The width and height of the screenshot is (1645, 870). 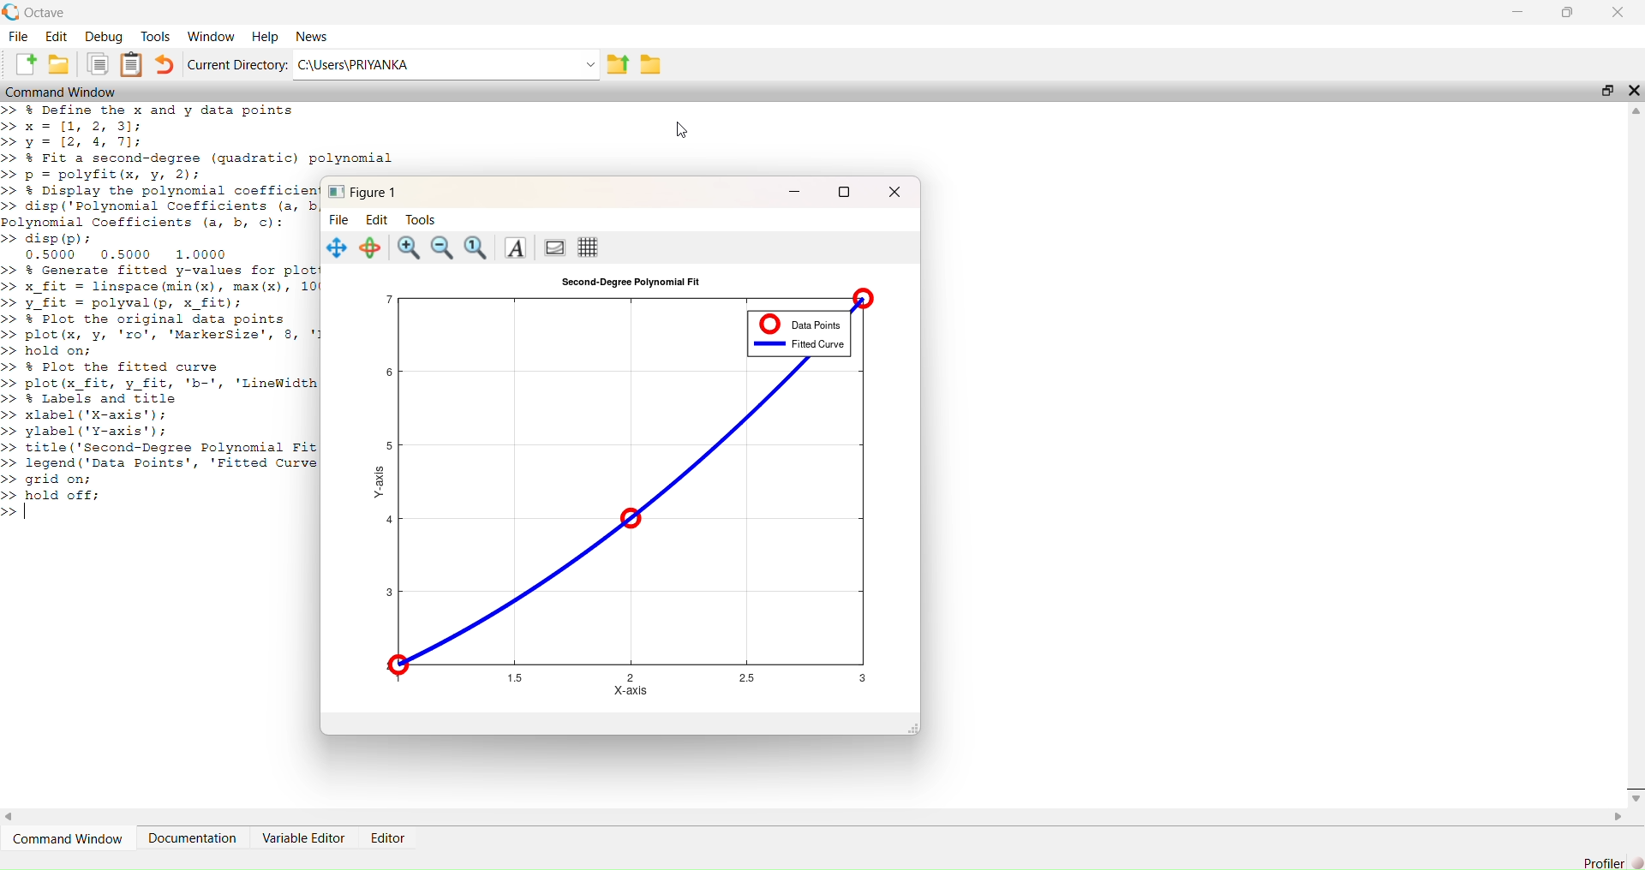 What do you see at coordinates (591, 64) in the screenshot?
I see `Dropdown` at bounding box center [591, 64].